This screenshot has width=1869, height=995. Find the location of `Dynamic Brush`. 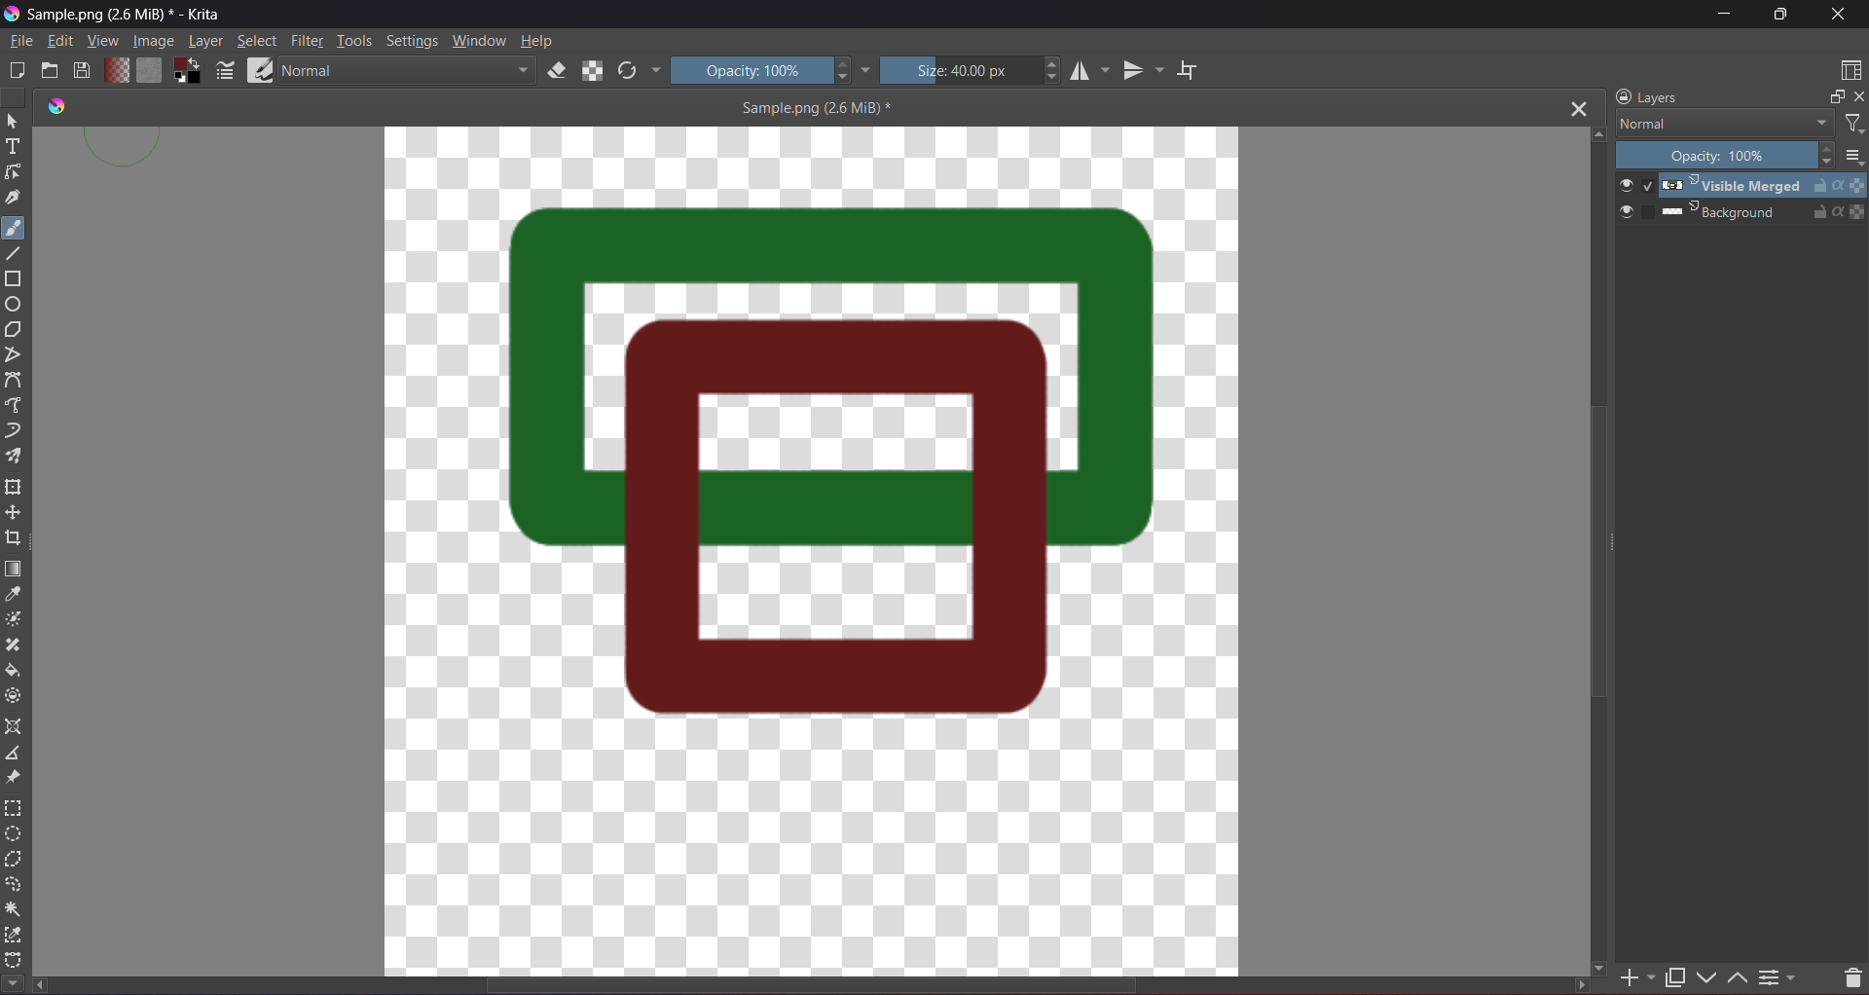

Dynamic Brush is located at coordinates (15, 431).